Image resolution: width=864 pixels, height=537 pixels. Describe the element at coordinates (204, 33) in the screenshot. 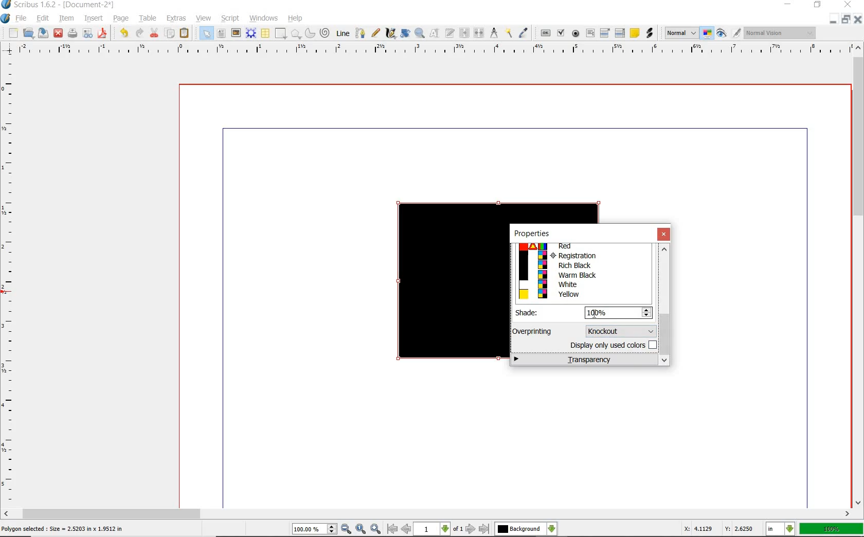

I see `select item` at that location.